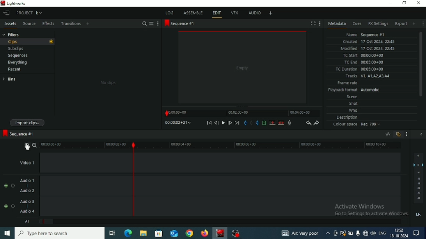 The height and width of the screenshot is (239, 426). Describe the element at coordinates (13, 186) in the screenshot. I see `Solo this track` at that location.